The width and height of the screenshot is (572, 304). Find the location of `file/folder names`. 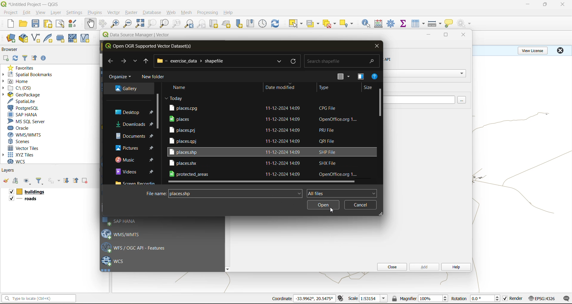

file/folder names is located at coordinates (265, 174).